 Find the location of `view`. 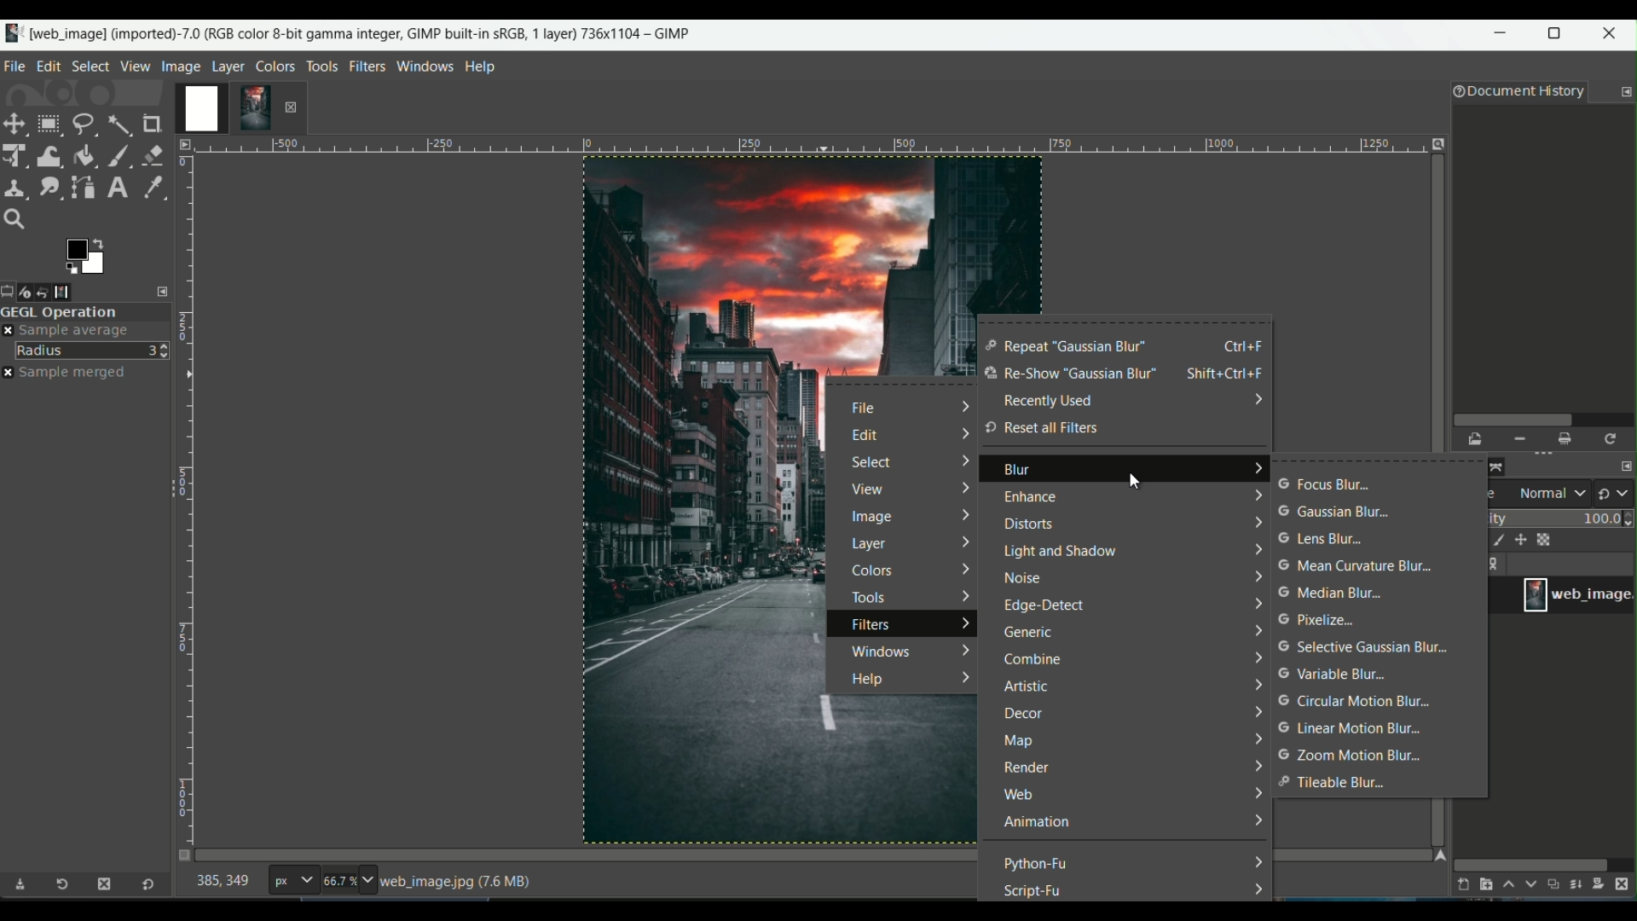

view is located at coordinates (865, 492).